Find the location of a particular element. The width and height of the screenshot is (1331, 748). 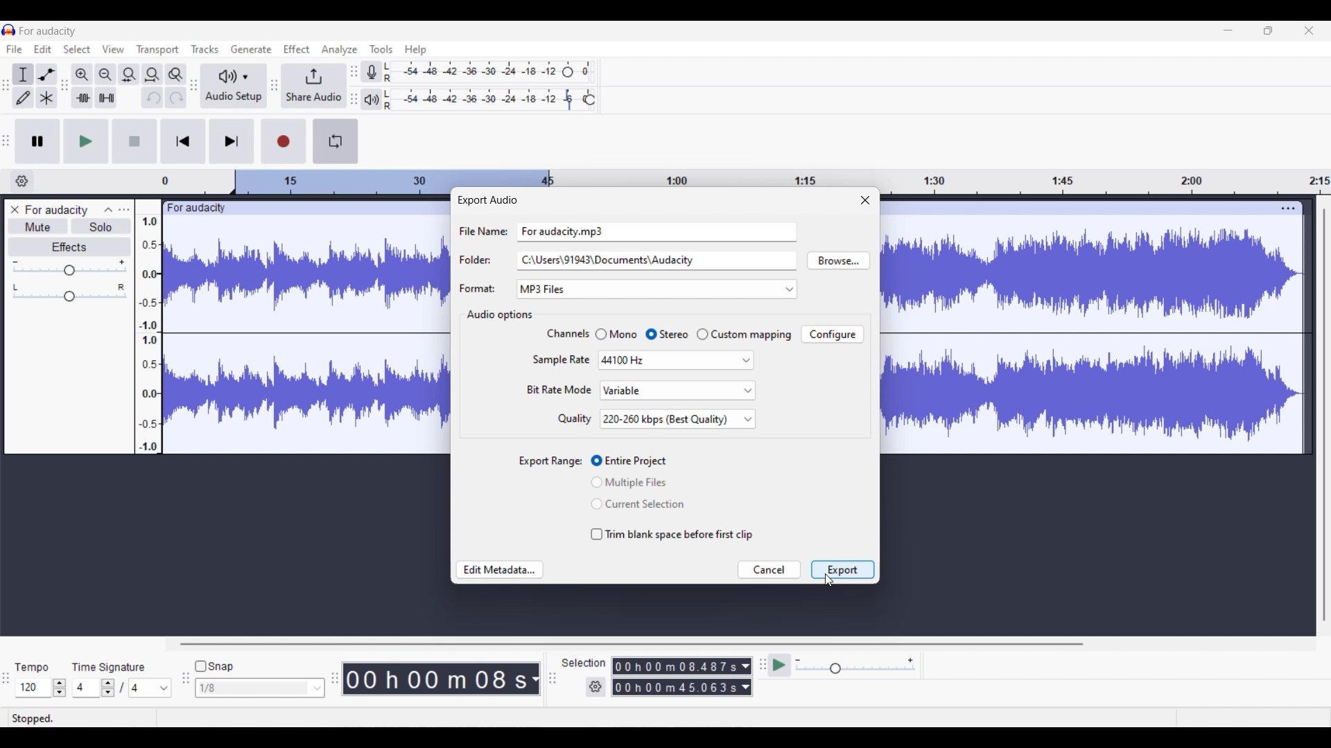

Tempo settings is located at coordinates (31, 668).